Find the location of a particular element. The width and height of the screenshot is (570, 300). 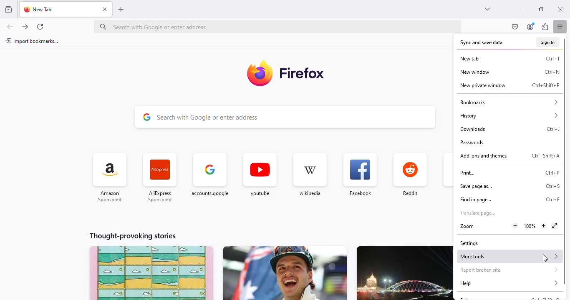

story is located at coordinates (285, 273).